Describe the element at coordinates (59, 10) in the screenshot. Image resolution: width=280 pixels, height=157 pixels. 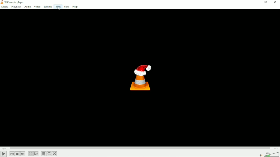
I see `Cursor` at that location.